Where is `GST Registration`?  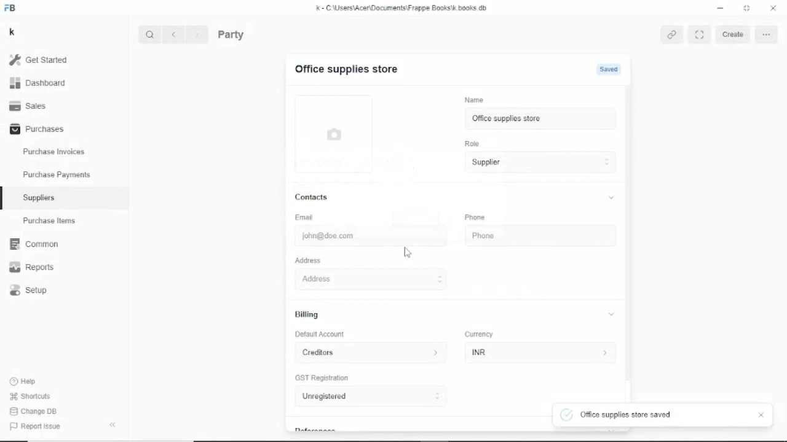 GST Registration is located at coordinates (323, 379).